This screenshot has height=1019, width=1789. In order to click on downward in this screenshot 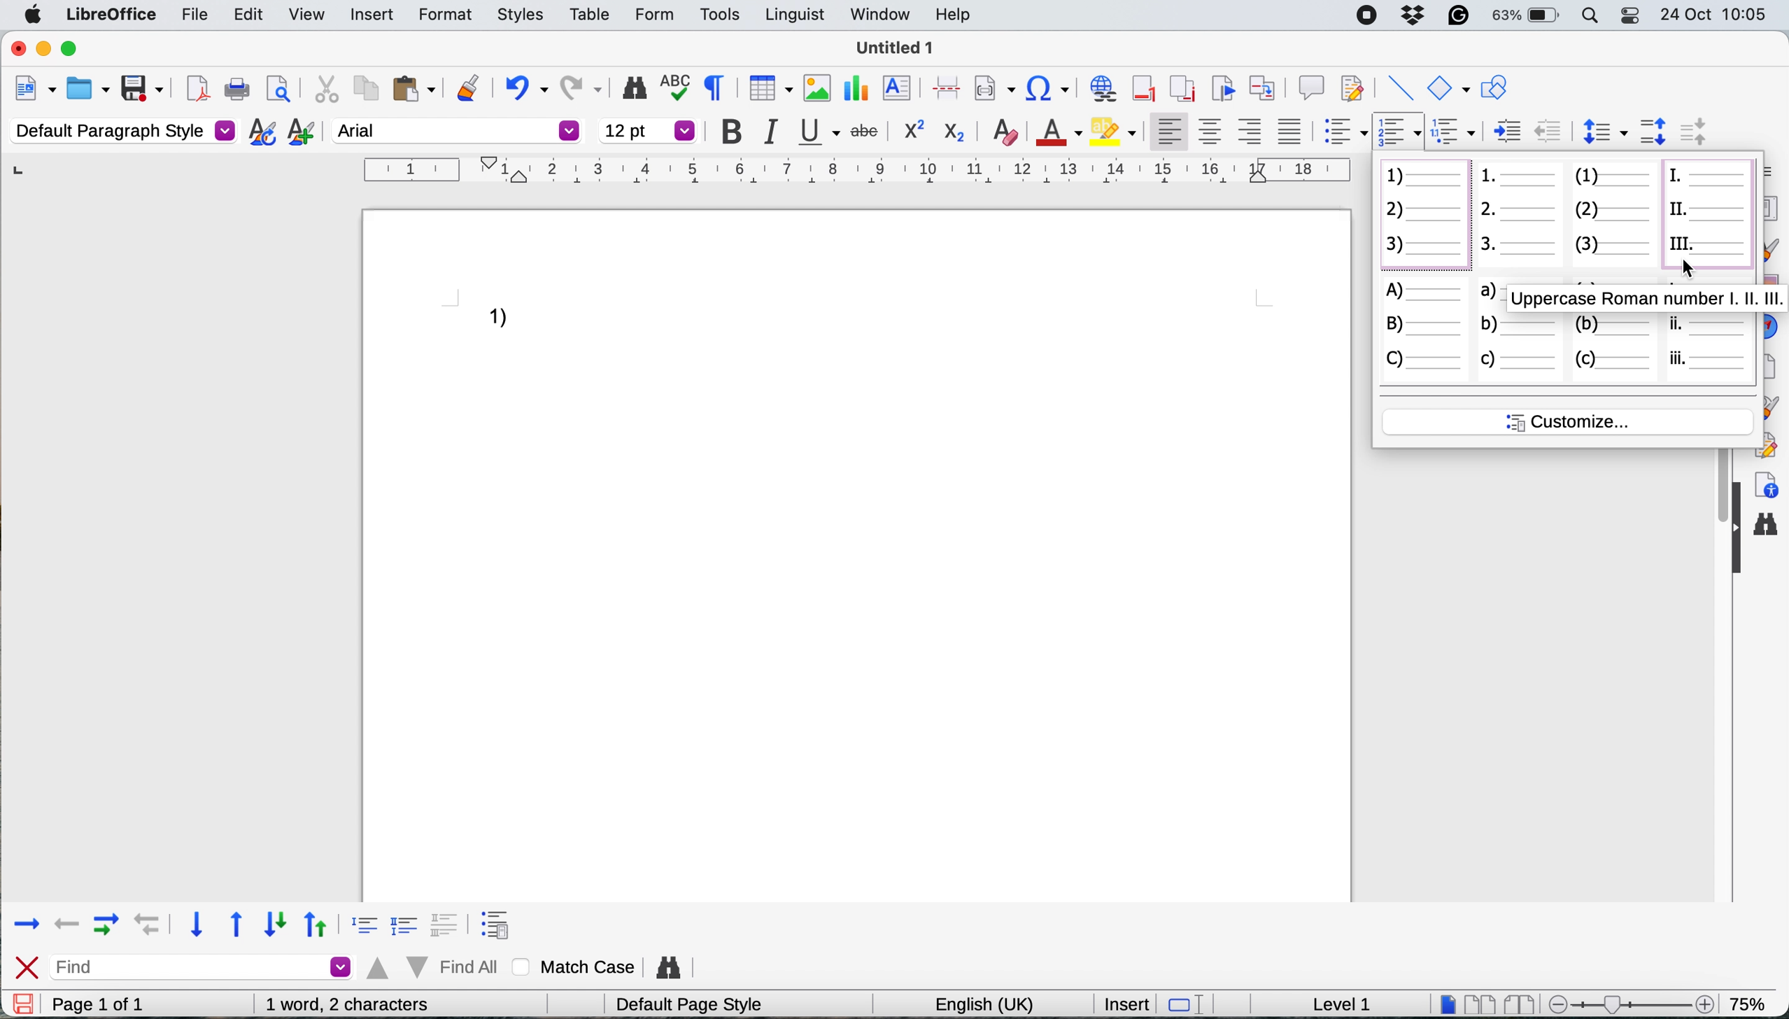, I will do `click(199, 926)`.